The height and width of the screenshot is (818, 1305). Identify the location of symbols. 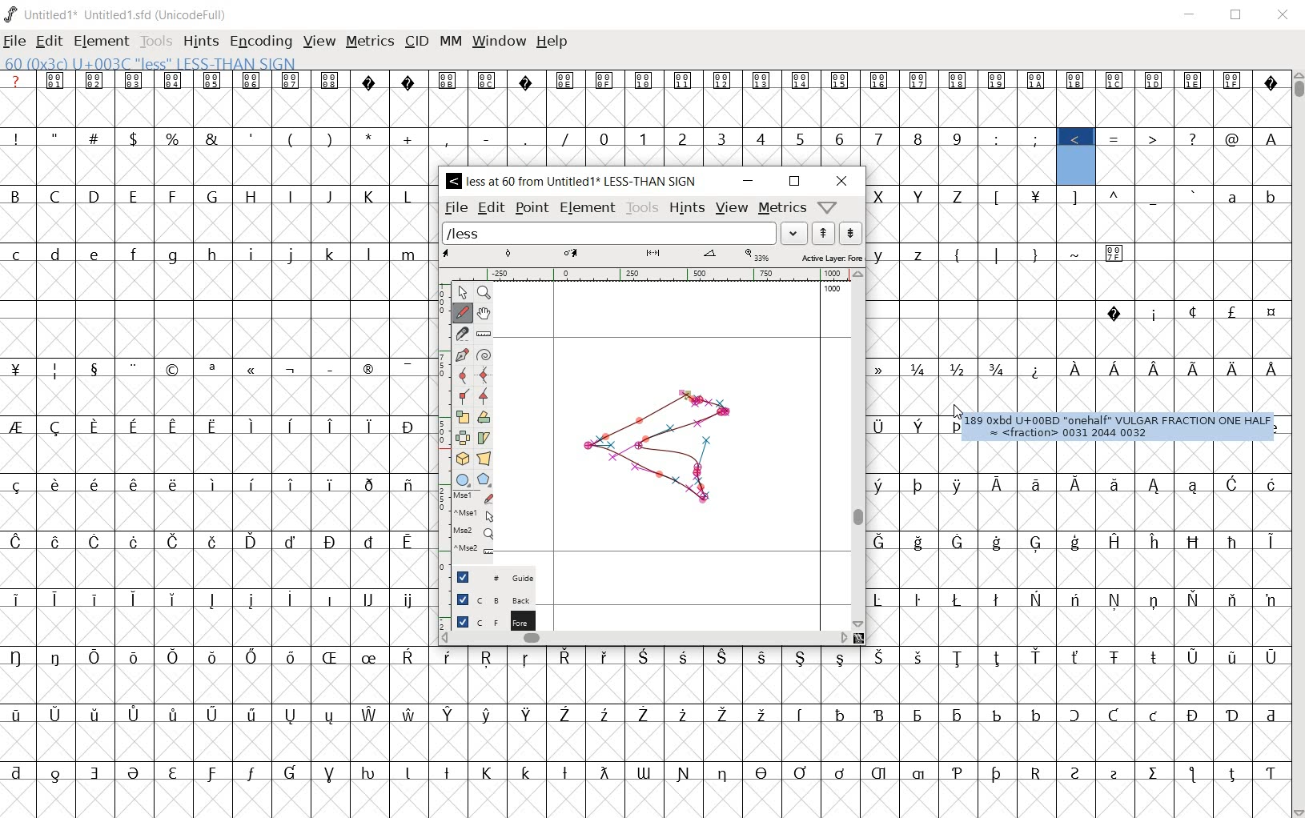
(223, 367).